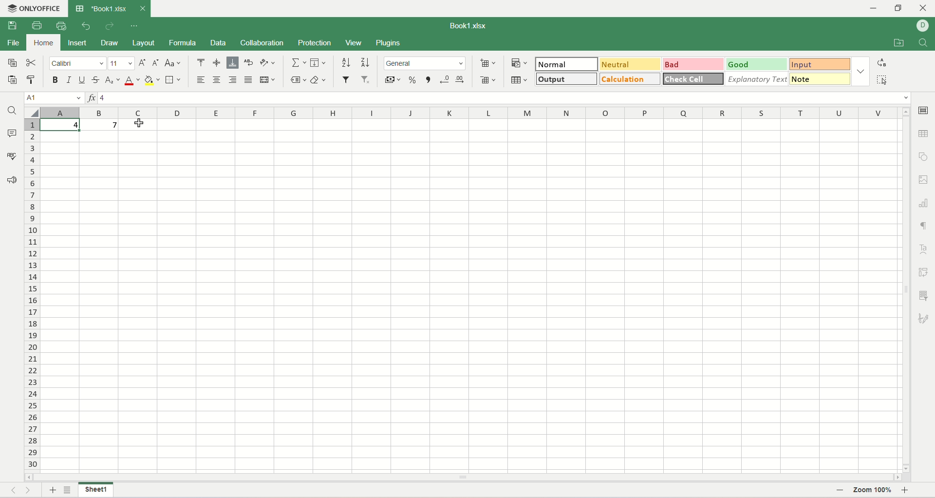 Image resolution: width=935 pixels, height=498 pixels. What do you see at coordinates (32, 111) in the screenshot?
I see `select all` at bounding box center [32, 111].